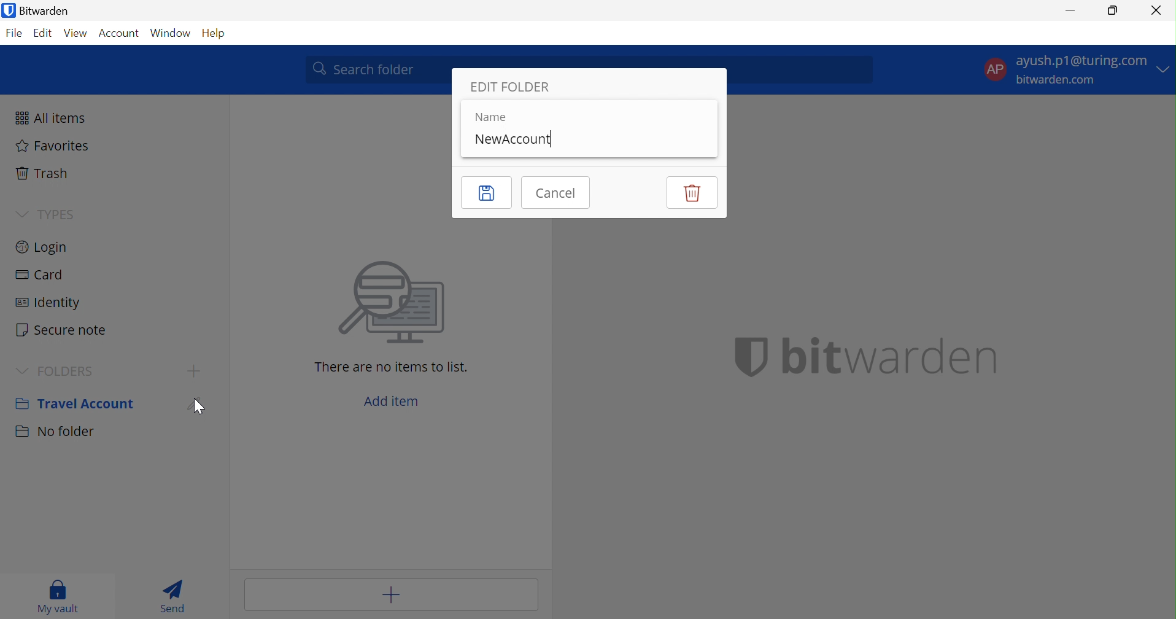 The image size is (1176, 619). What do you see at coordinates (211, 34) in the screenshot?
I see `Help` at bounding box center [211, 34].